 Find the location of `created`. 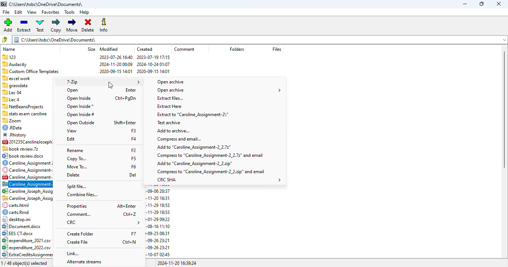

created is located at coordinates (145, 49).